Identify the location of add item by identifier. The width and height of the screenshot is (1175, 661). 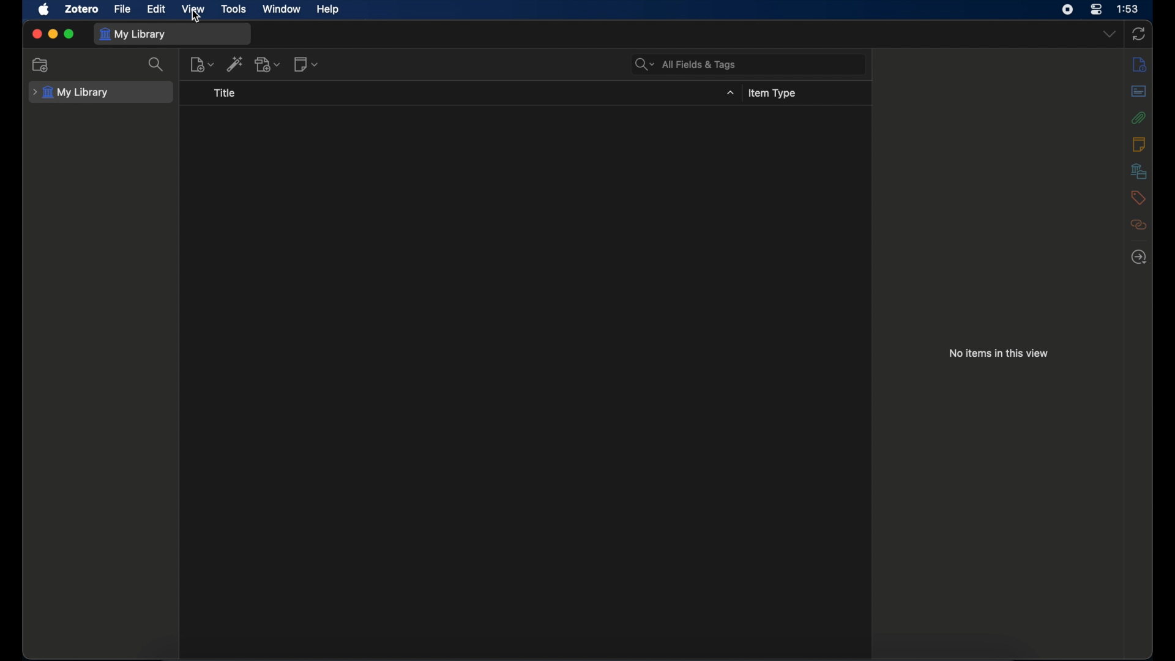
(235, 64).